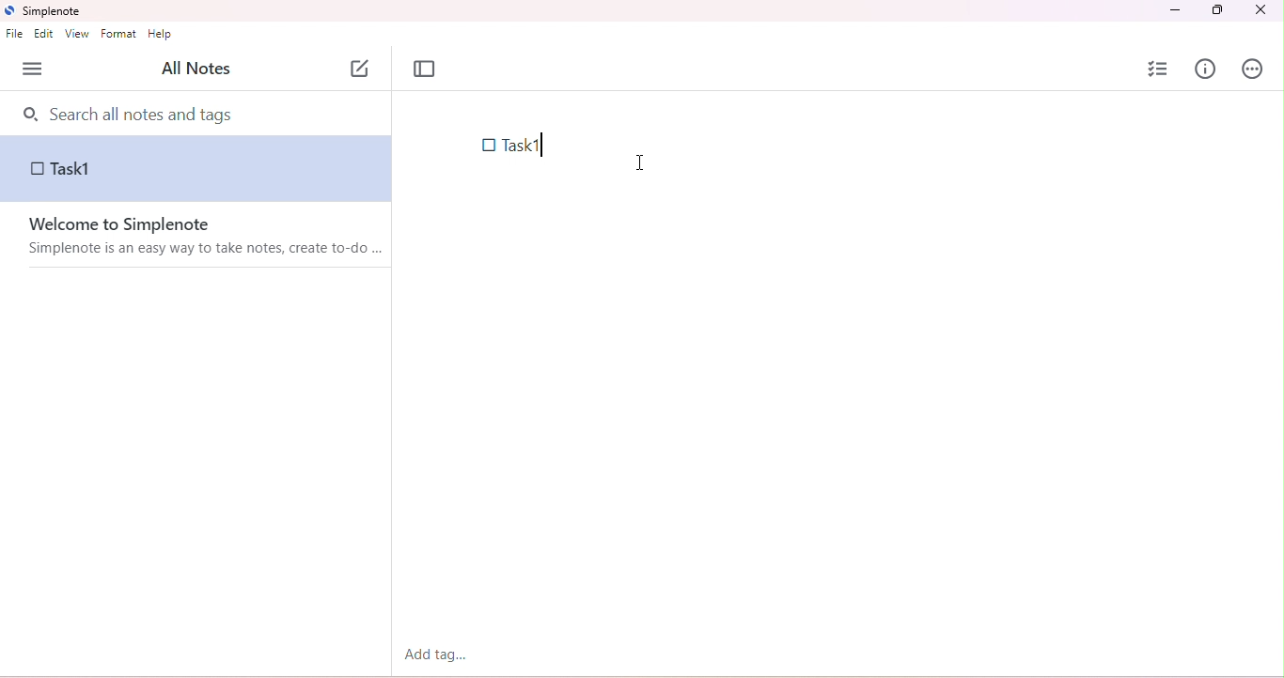 Image resolution: width=1284 pixels, height=678 pixels. What do you see at coordinates (76, 35) in the screenshot?
I see `view` at bounding box center [76, 35].